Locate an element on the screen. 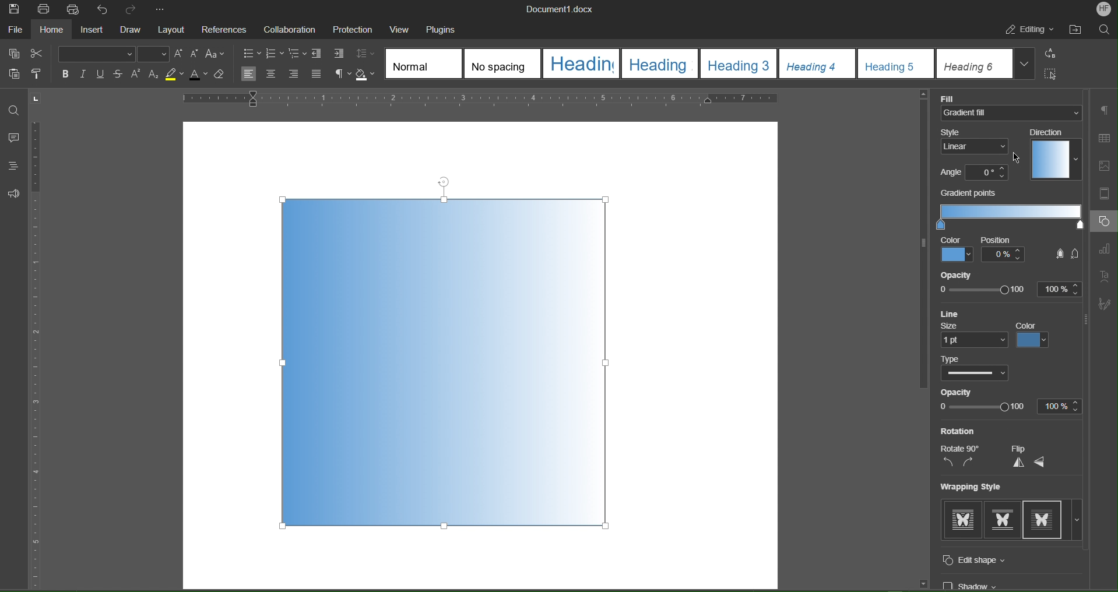 The width and height of the screenshot is (1118, 592). Scroll down is located at coordinates (917, 583).